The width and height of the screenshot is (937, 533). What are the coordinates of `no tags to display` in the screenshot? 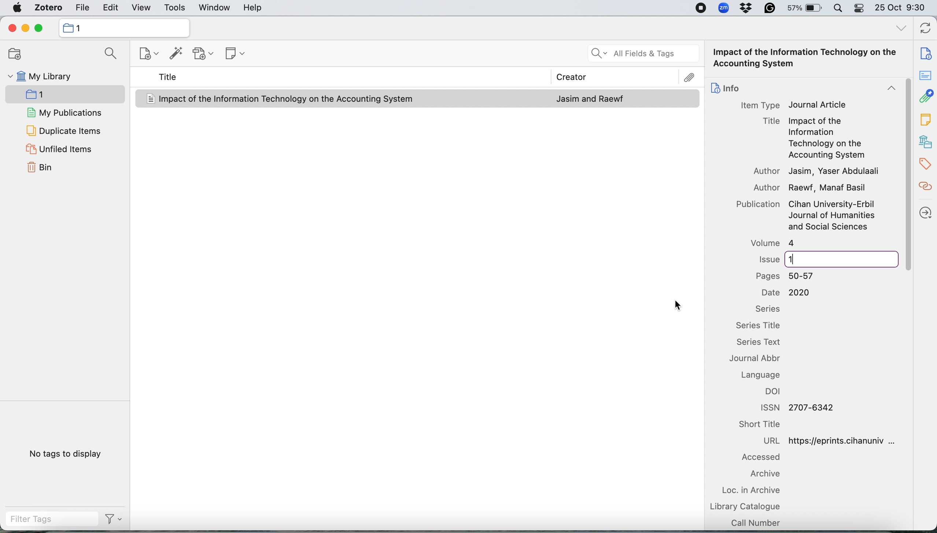 It's located at (63, 454).